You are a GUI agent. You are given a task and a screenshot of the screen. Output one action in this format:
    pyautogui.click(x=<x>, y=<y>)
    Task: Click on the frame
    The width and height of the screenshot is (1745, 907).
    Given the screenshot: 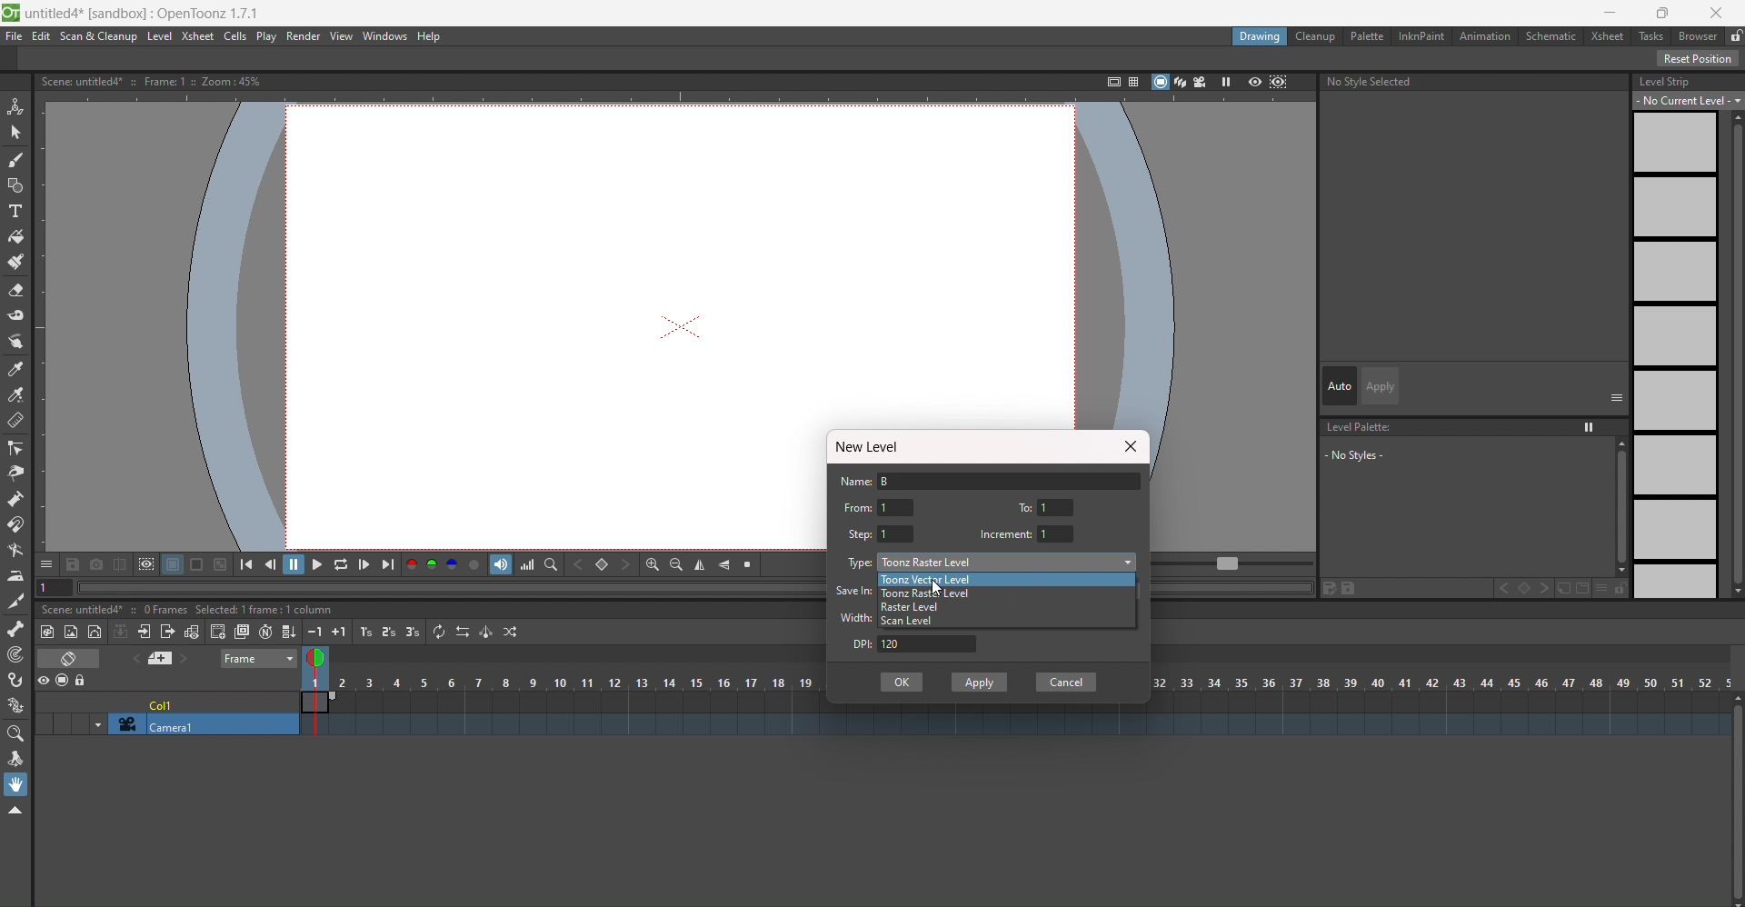 What is the action you would take?
    pyautogui.click(x=260, y=660)
    